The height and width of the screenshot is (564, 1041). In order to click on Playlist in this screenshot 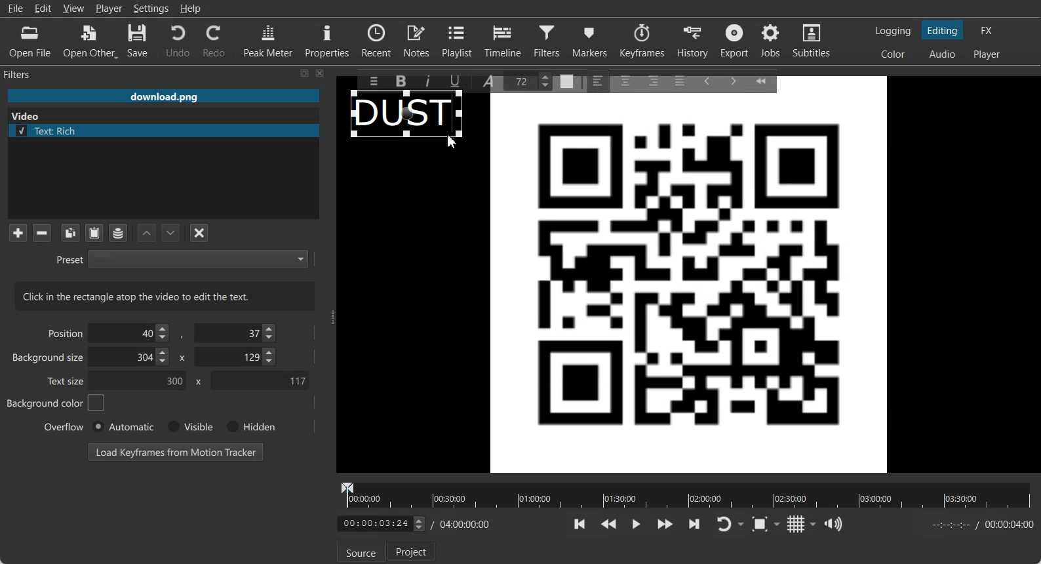, I will do `click(459, 40)`.